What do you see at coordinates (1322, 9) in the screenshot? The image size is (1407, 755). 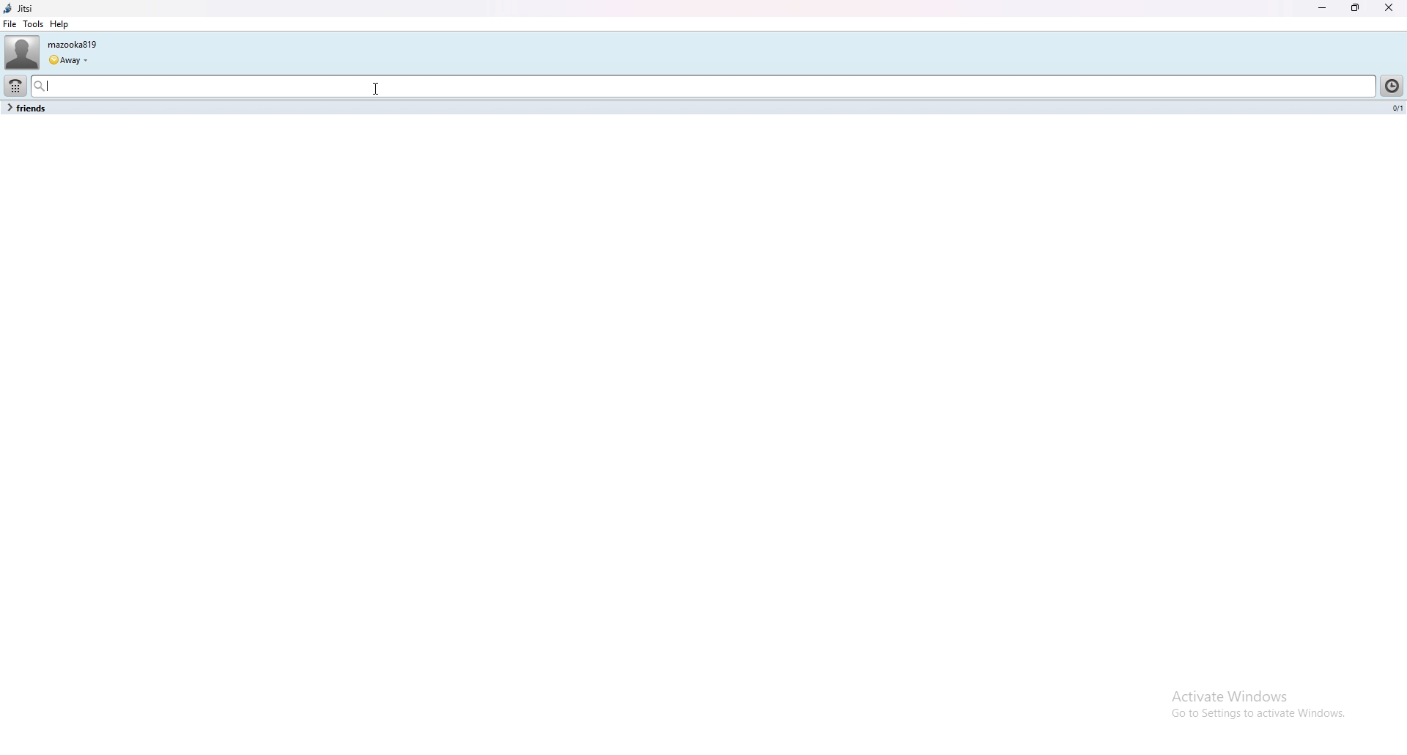 I see `minimize` at bounding box center [1322, 9].